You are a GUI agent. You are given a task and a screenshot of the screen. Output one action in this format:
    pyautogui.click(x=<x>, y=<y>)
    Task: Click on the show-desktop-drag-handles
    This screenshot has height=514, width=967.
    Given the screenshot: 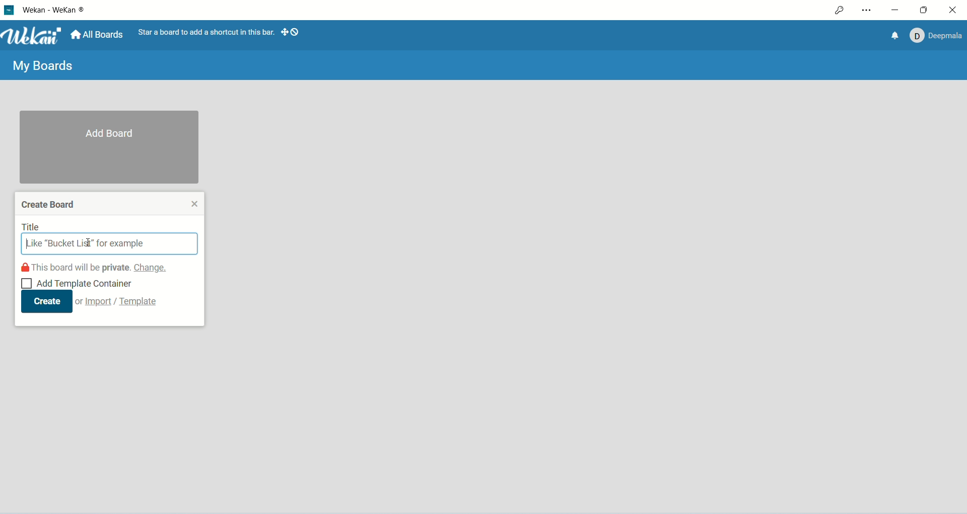 What is the action you would take?
    pyautogui.click(x=283, y=33)
    